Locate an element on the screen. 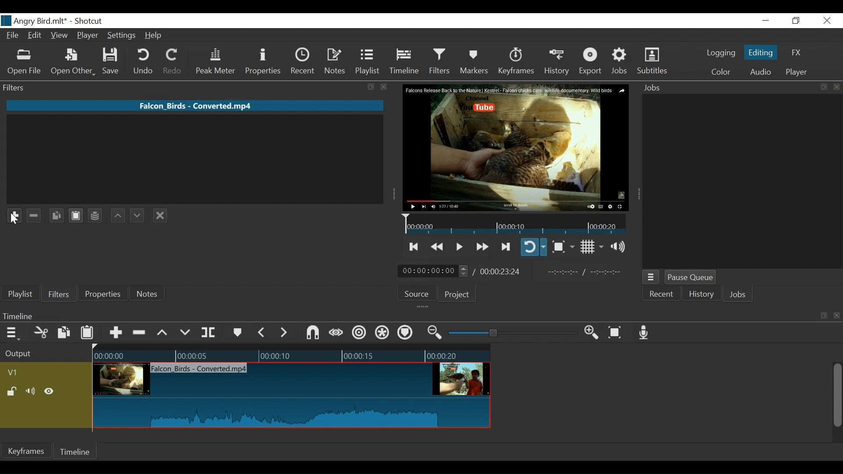  Edit is located at coordinates (36, 36).